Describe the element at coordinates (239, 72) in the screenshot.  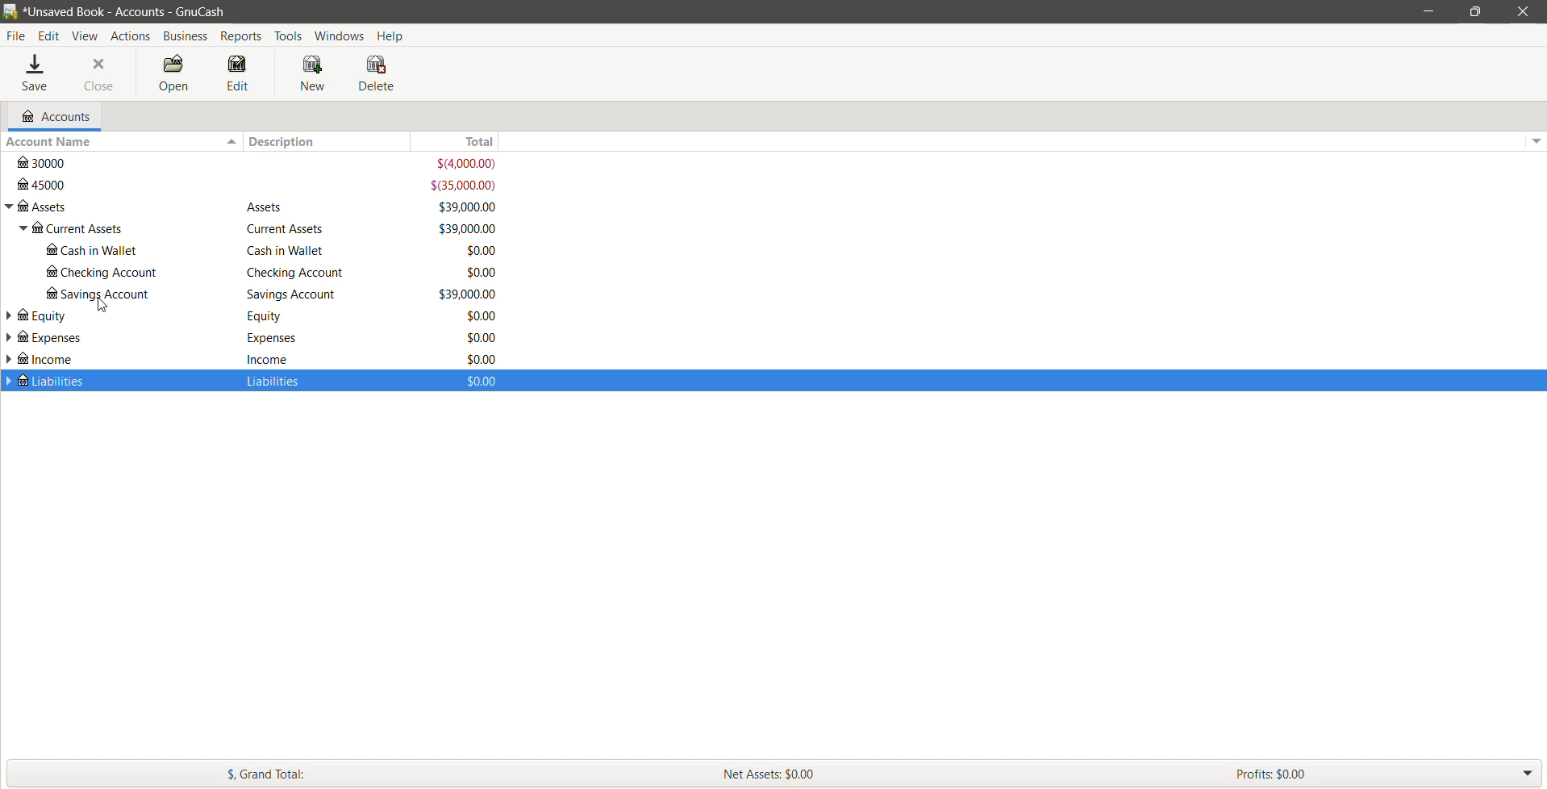
I see `Edit` at that location.